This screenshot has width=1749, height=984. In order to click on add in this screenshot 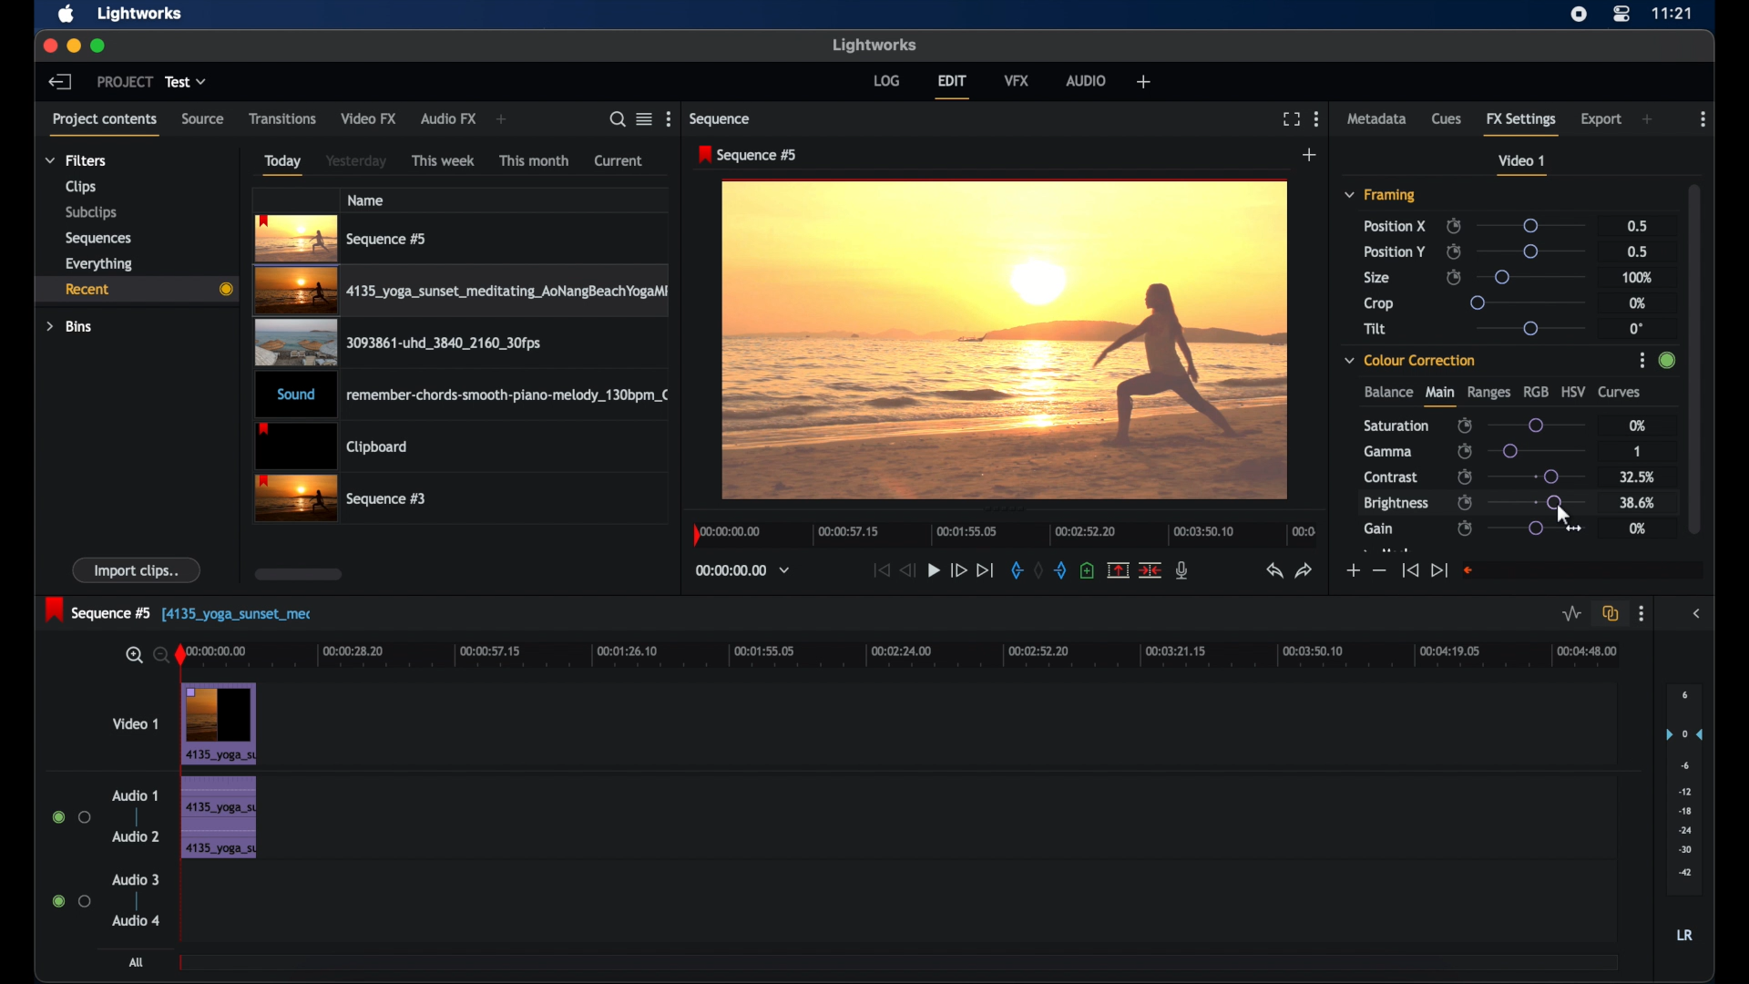, I will do `click(501, 119)`.